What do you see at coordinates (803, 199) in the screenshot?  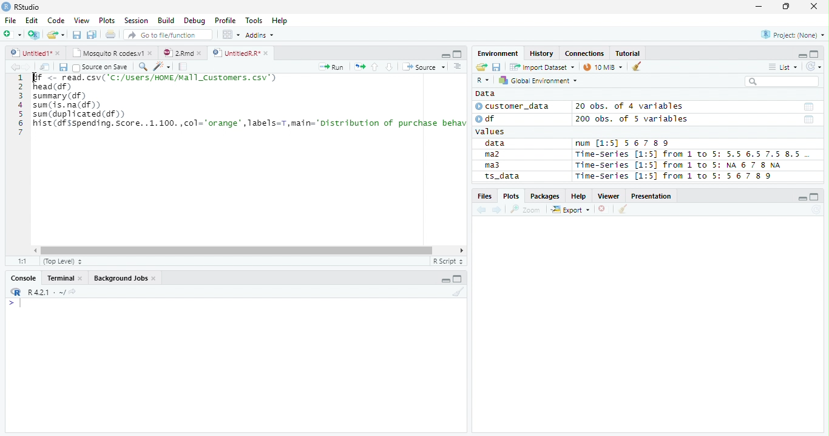 I see `Minimize` at bounding box center [803, 199].